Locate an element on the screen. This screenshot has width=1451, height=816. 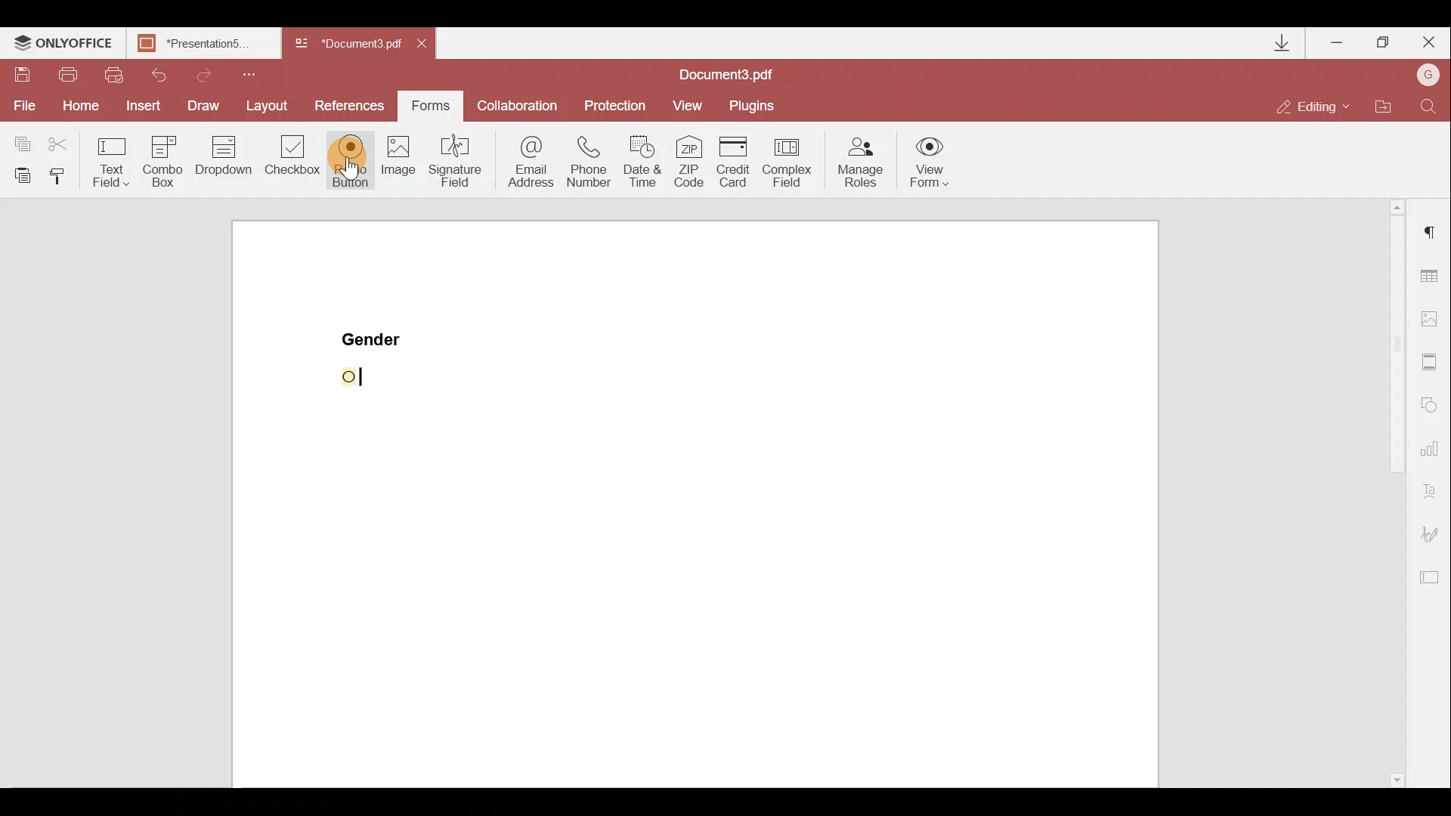
Chart settings is located at coordinates (1432, 454).